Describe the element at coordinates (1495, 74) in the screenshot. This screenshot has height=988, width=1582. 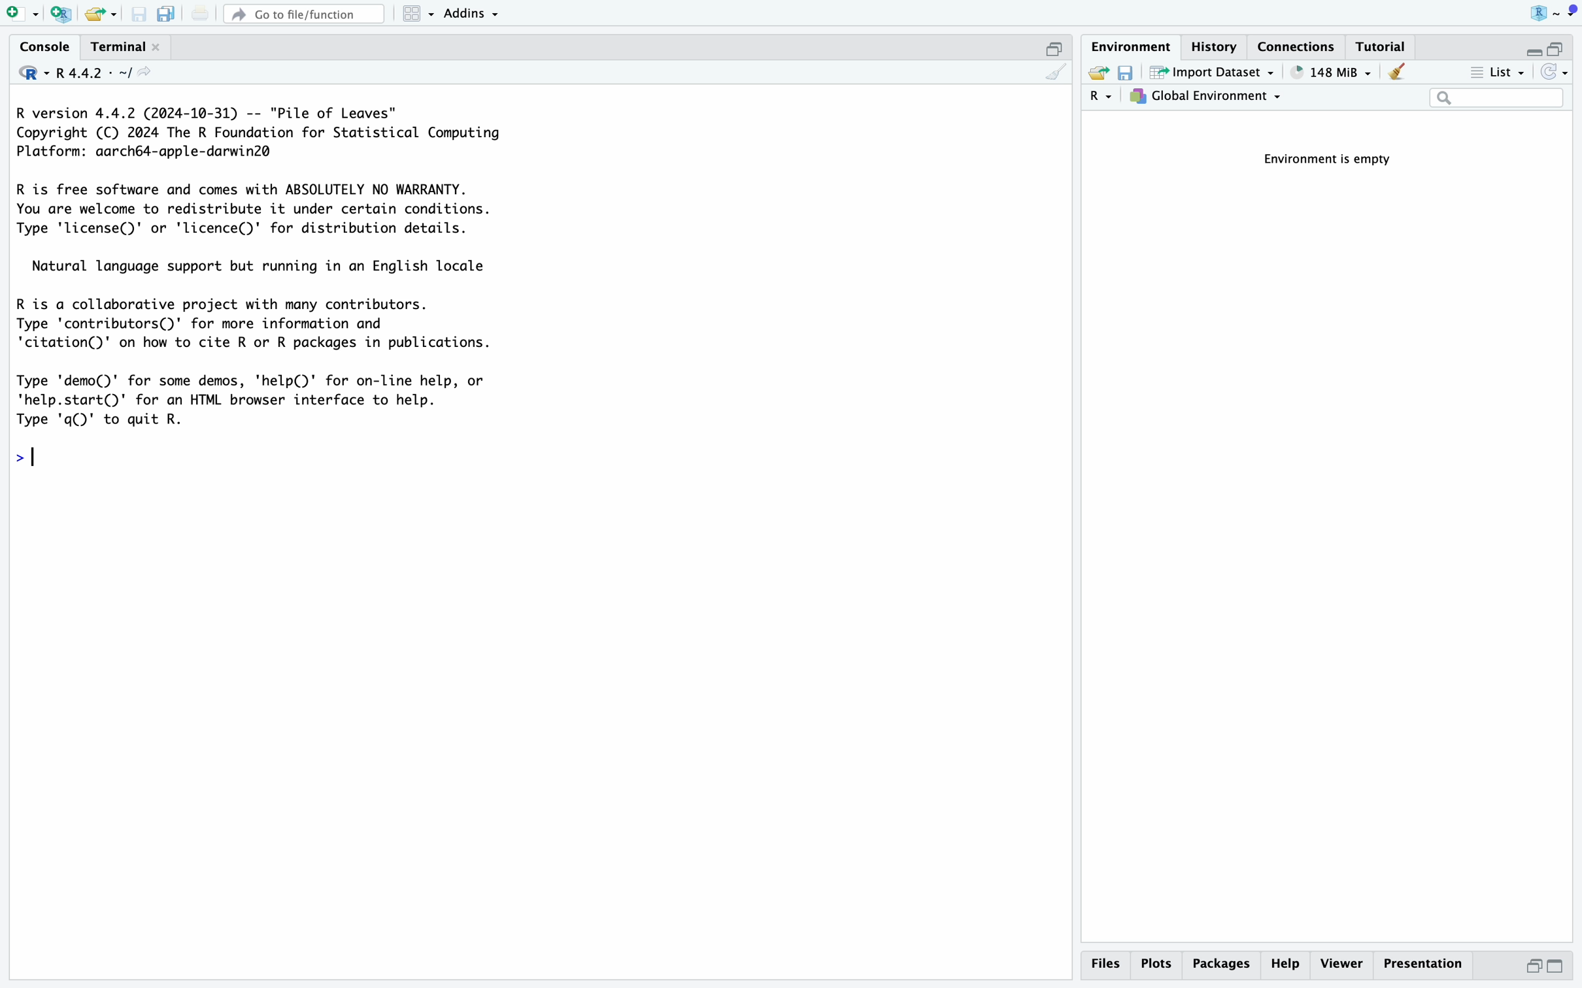
I see `list` at that location.